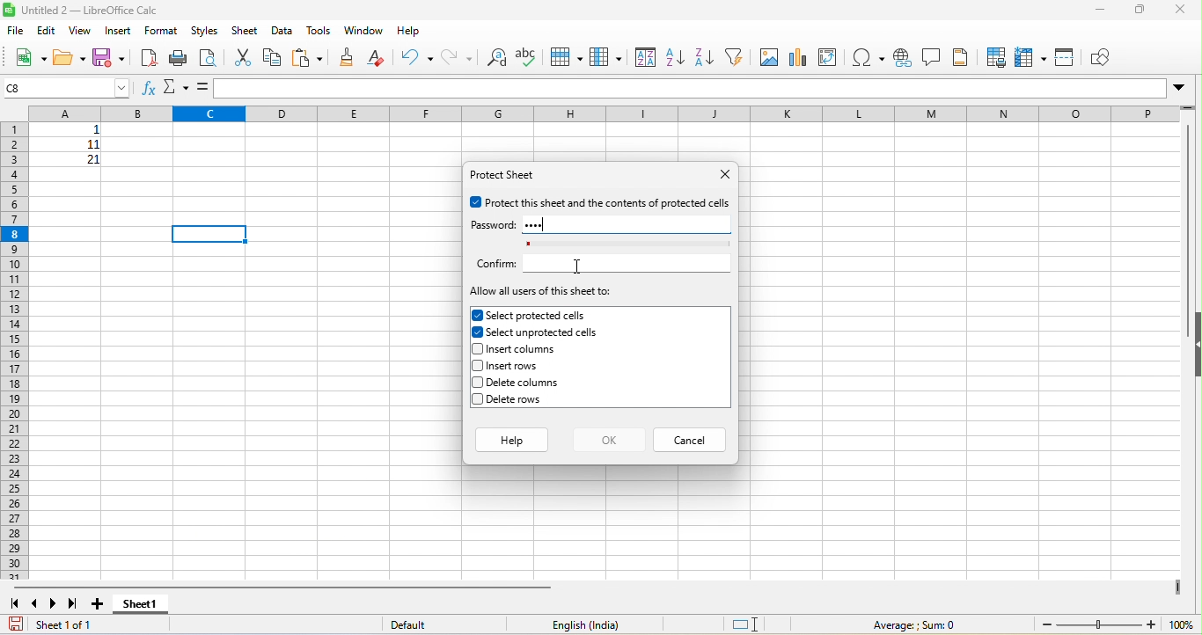 The width and height of the screenshot is (1202, 635). I want to click on previous, so click(35, 602).